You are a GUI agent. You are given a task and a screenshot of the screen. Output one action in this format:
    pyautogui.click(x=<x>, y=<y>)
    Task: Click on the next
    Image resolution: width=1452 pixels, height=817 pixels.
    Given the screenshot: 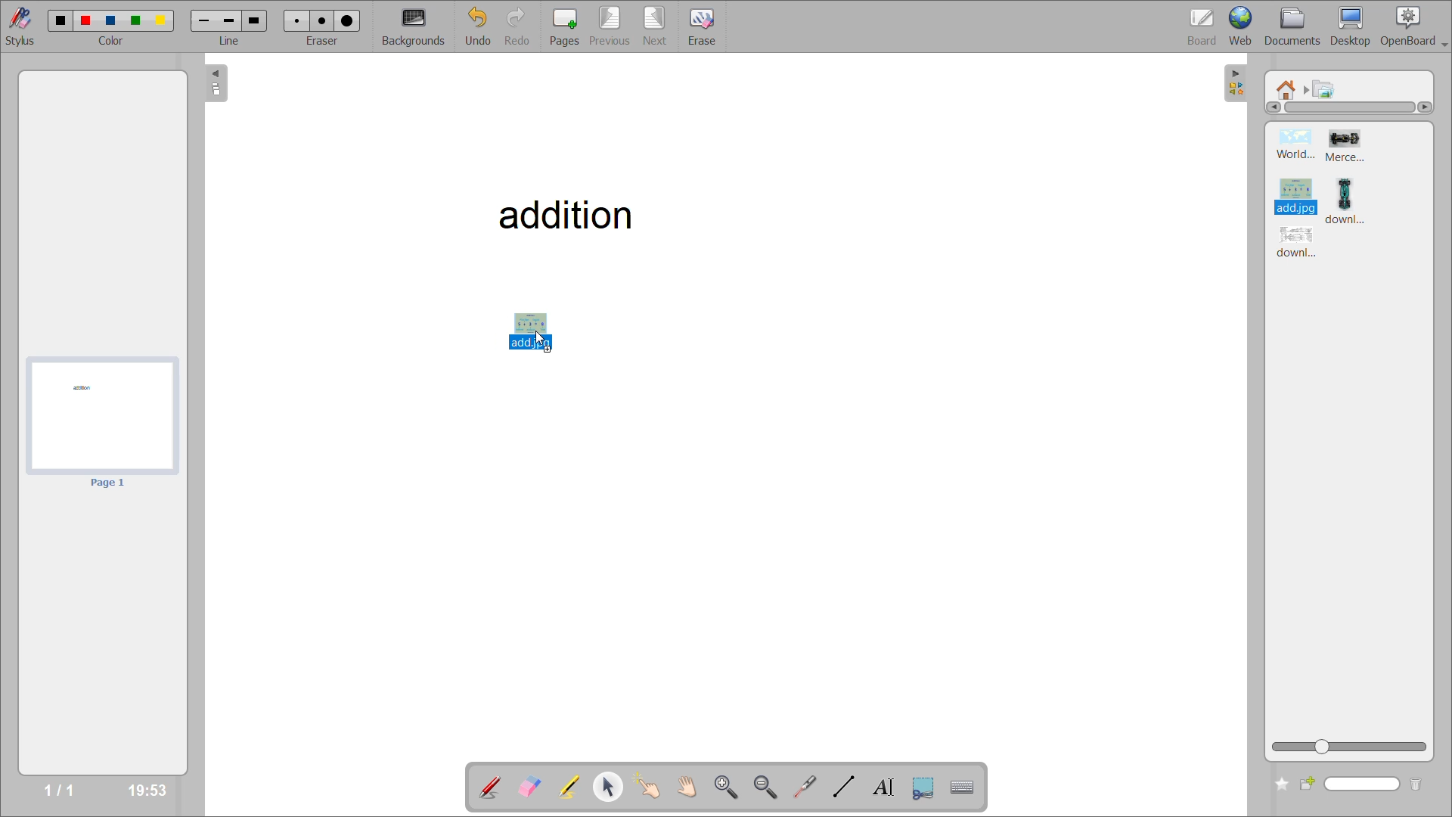 What is the action you would take?
    pyautogui.click(x=656, y=26)
    